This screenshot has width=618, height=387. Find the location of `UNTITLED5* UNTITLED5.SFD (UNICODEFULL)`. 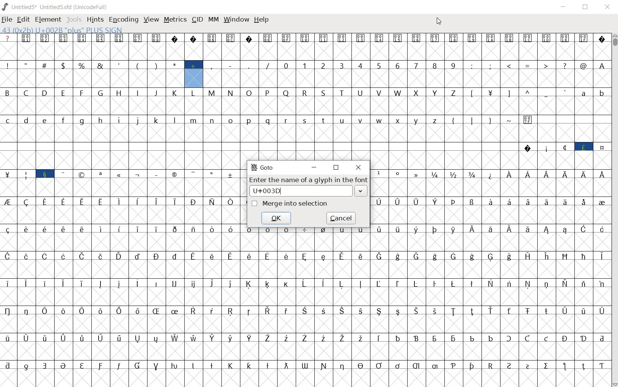

UNTITLED5* UNTITLED5.SFD (UNICODEFULL) is located at coordinates (57, 6).